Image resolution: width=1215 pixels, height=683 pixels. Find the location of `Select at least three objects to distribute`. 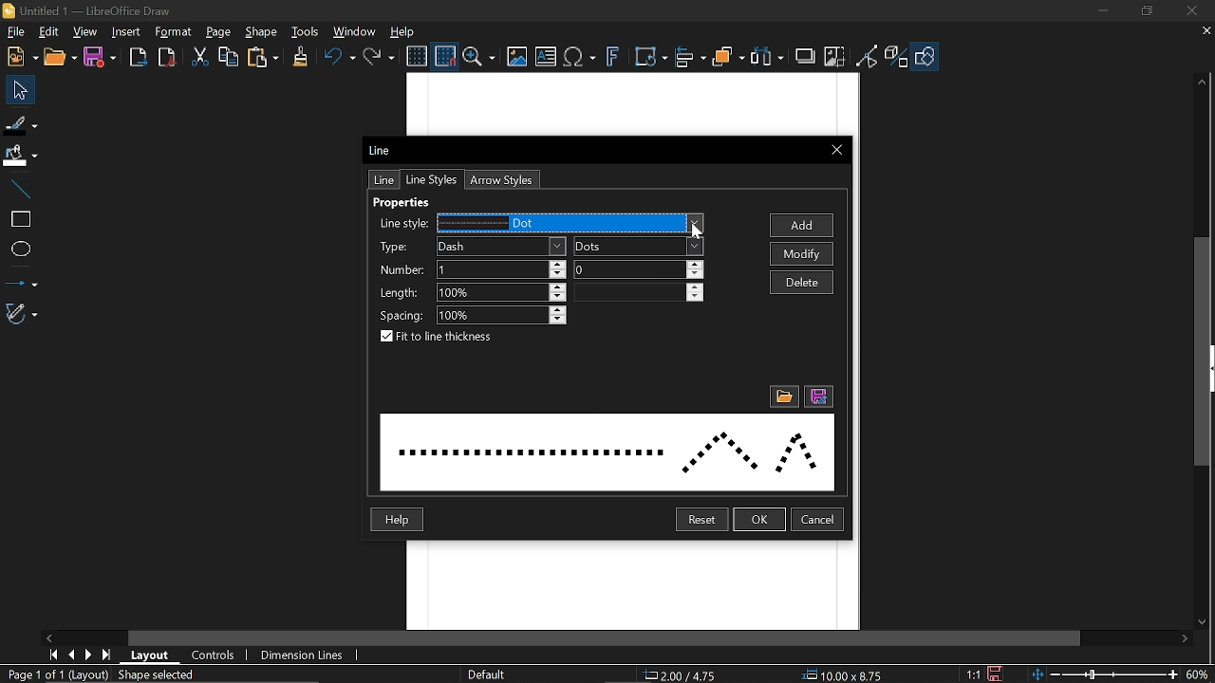

Select at least three objects to distribute is located at coordinates (768, 57).